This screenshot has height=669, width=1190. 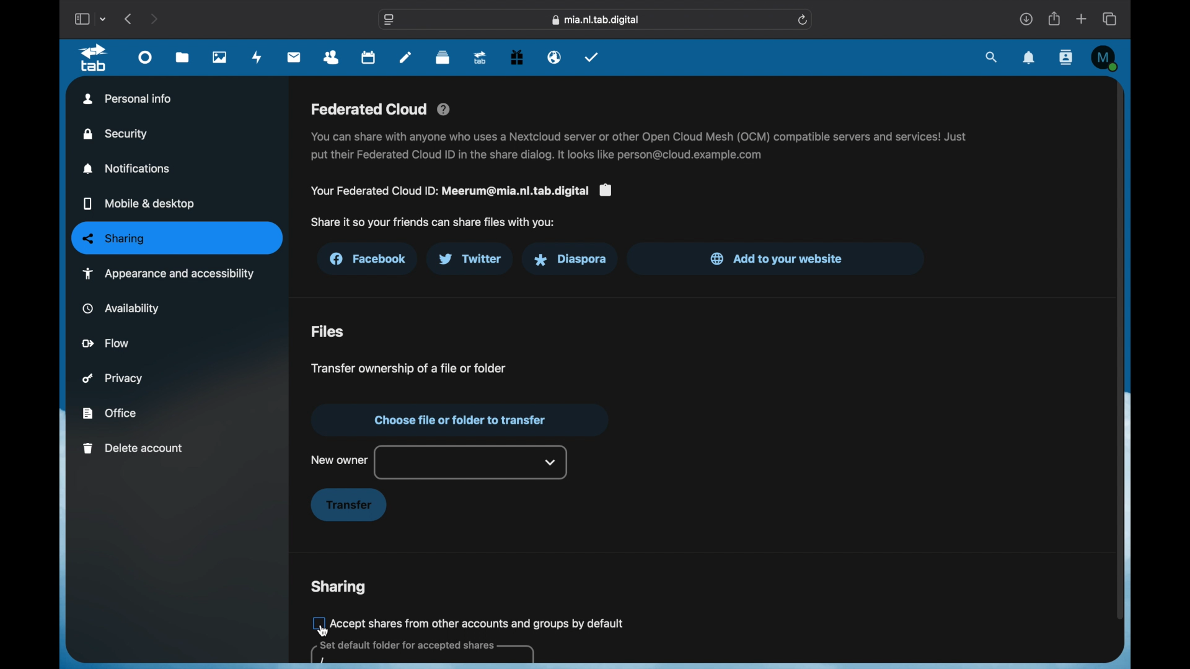 What do you see at coordinates (517, 58) in the screenshot?
I see `free trial` at bounding box center [517, 58].